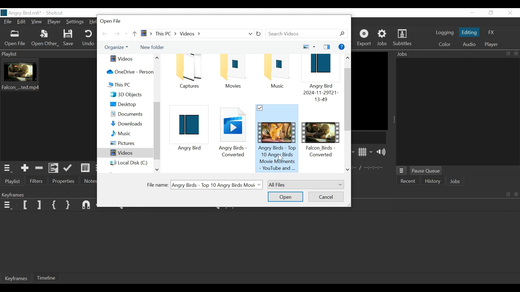  What do you see at coordinates (39, 168) in the screenshot?
I see `Remove cut` at bounding box center [39, 168].